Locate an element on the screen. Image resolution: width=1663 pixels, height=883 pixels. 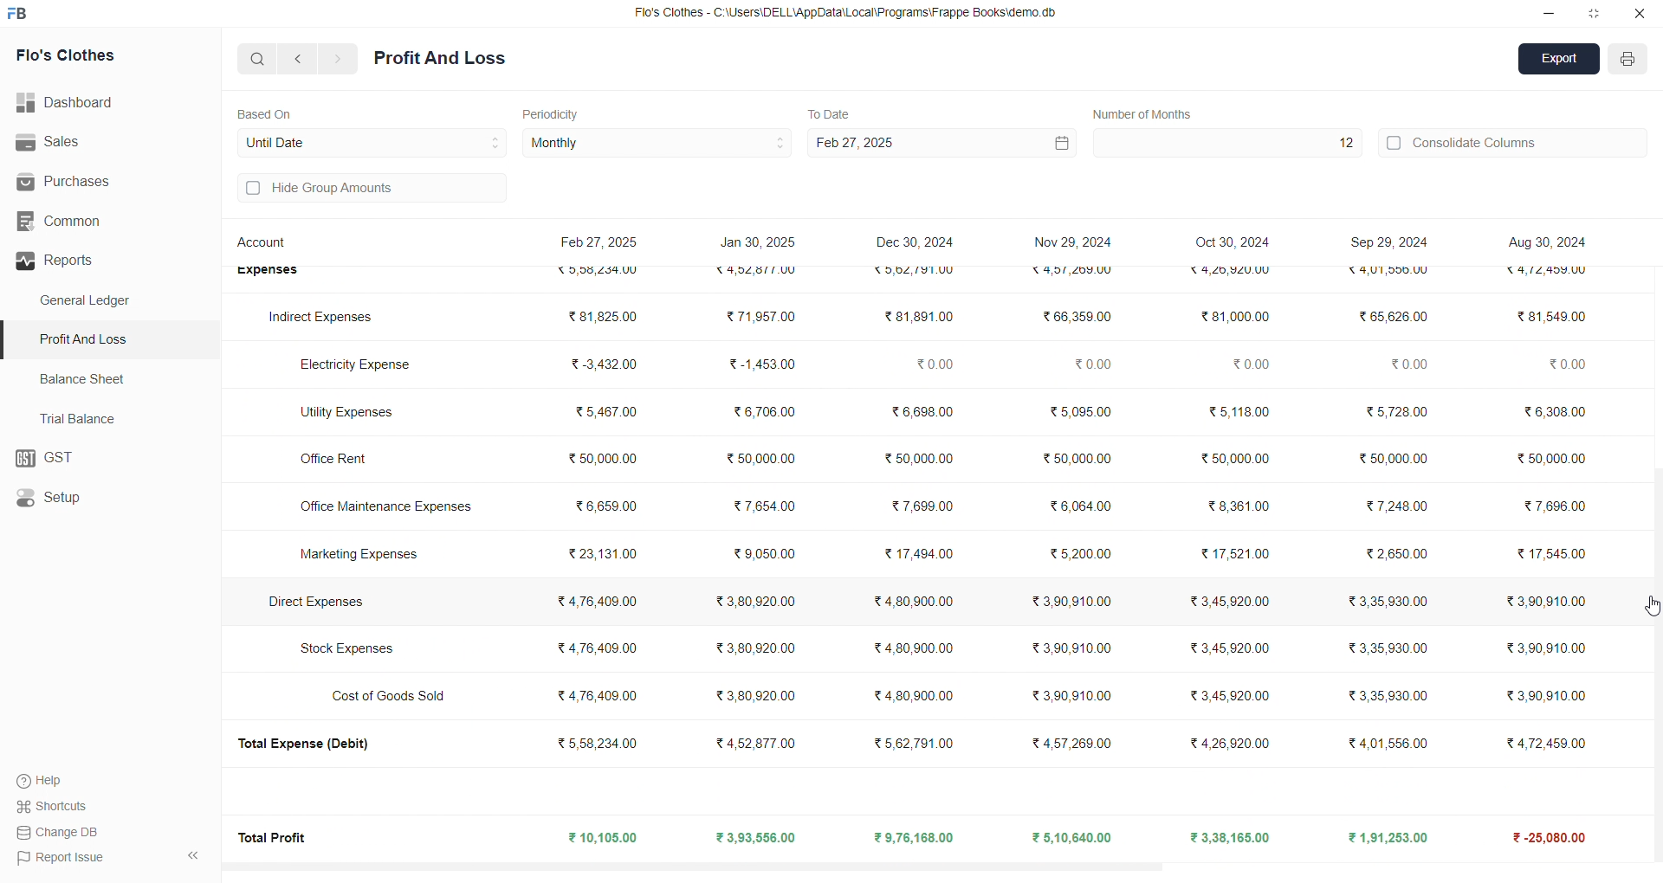
Until Date is located at coordinates (372, 140).